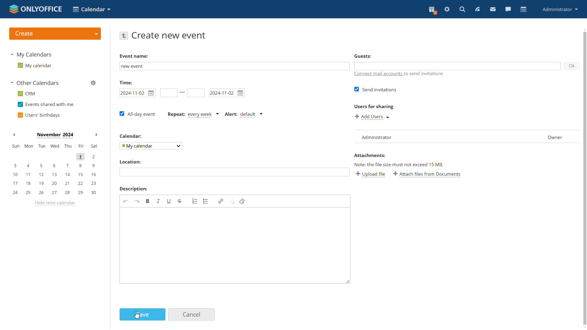 The height and width of the screenshot is (330, 587). I want to click on manage, so click(93, 83).